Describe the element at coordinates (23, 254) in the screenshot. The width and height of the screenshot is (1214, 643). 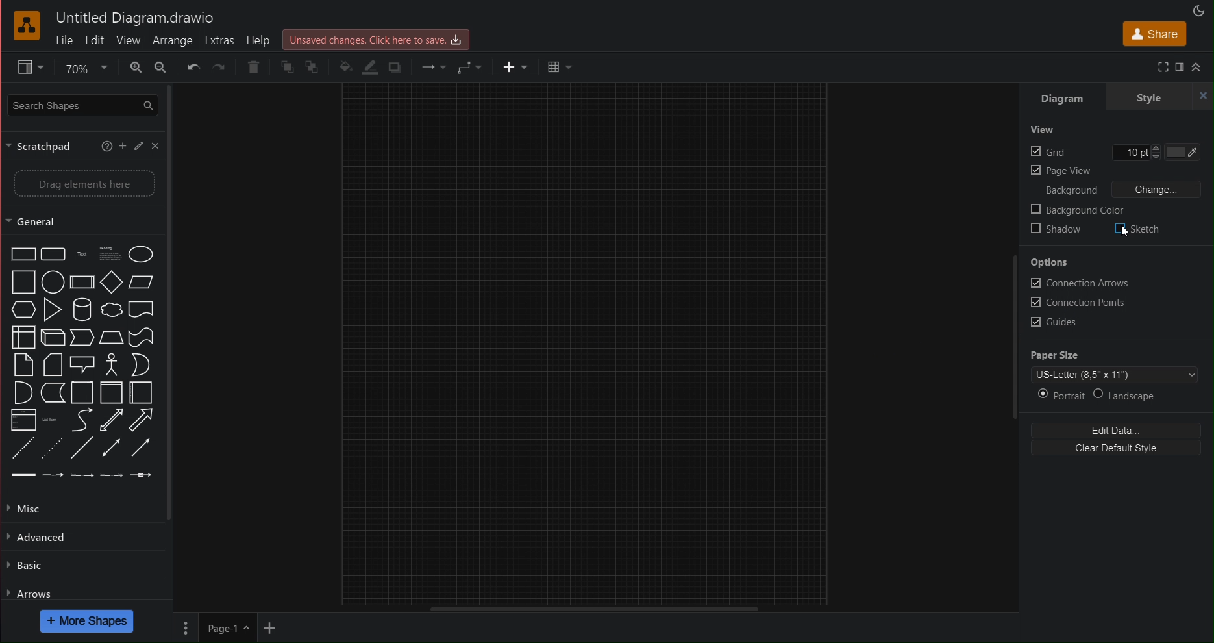
I see `rectangle` at that location.